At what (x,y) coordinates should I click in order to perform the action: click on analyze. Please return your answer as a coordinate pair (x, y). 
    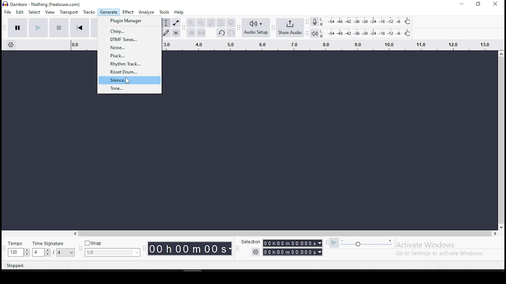
    Looking at the image, I should click on (147, 12).